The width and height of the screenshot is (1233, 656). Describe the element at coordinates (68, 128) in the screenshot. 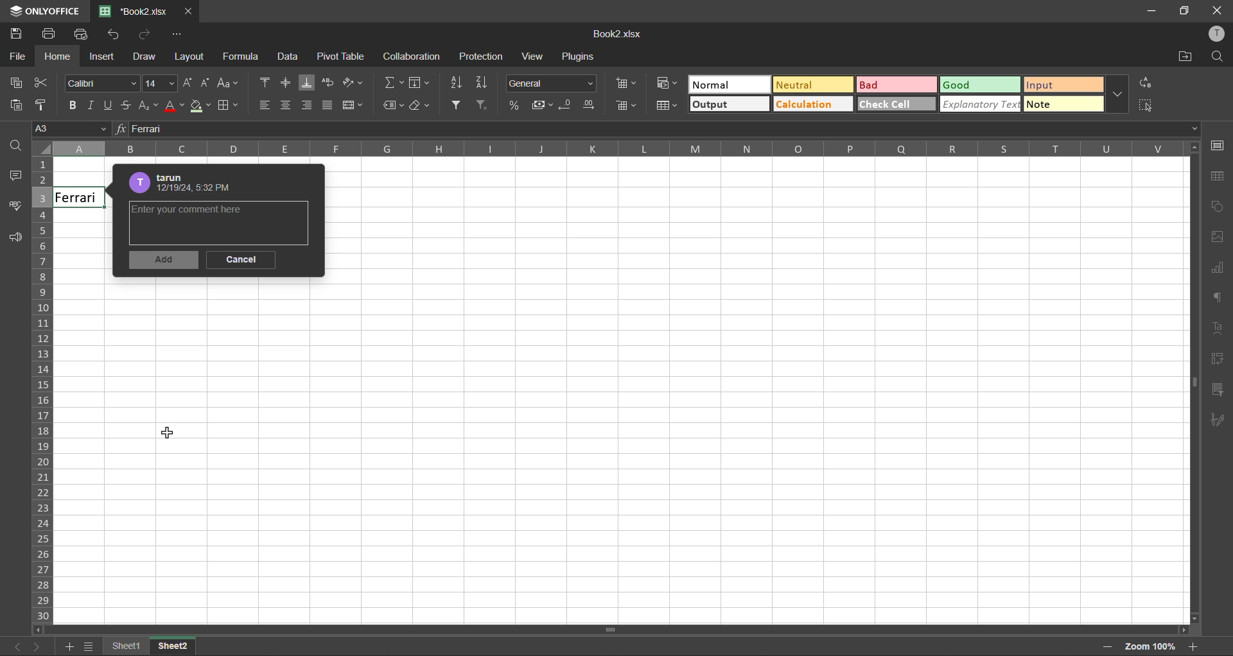

I see `cell address` at that location.